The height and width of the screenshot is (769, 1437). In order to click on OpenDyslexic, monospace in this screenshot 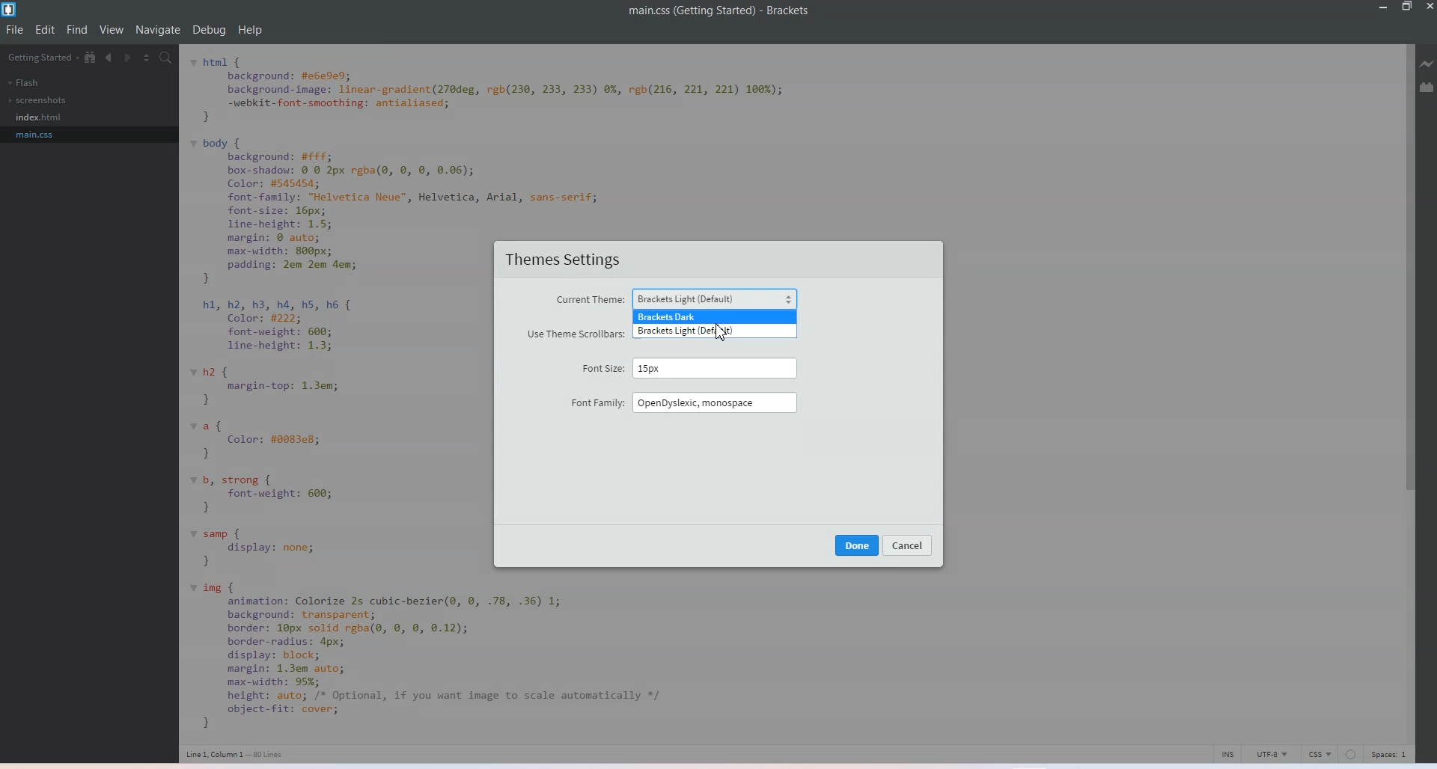, I will do `click(717, 402)`.